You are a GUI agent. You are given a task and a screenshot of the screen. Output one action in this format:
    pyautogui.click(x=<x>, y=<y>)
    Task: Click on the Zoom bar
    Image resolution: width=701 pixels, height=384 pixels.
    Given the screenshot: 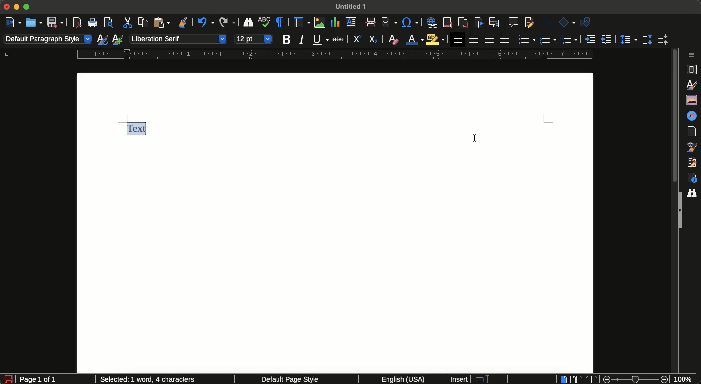 What is the action you would take?
    pyautogui.click(x=635, y=379)
    